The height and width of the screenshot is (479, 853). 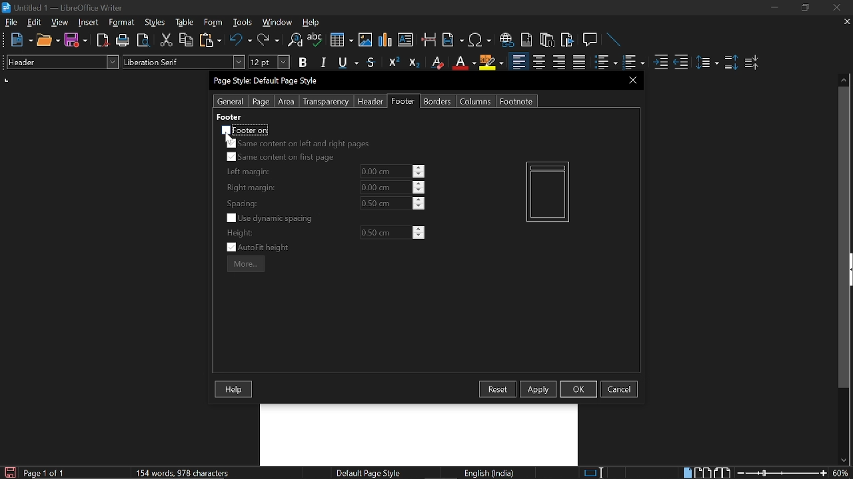 I want to click on Current pageview, so click(x=548, y=192).